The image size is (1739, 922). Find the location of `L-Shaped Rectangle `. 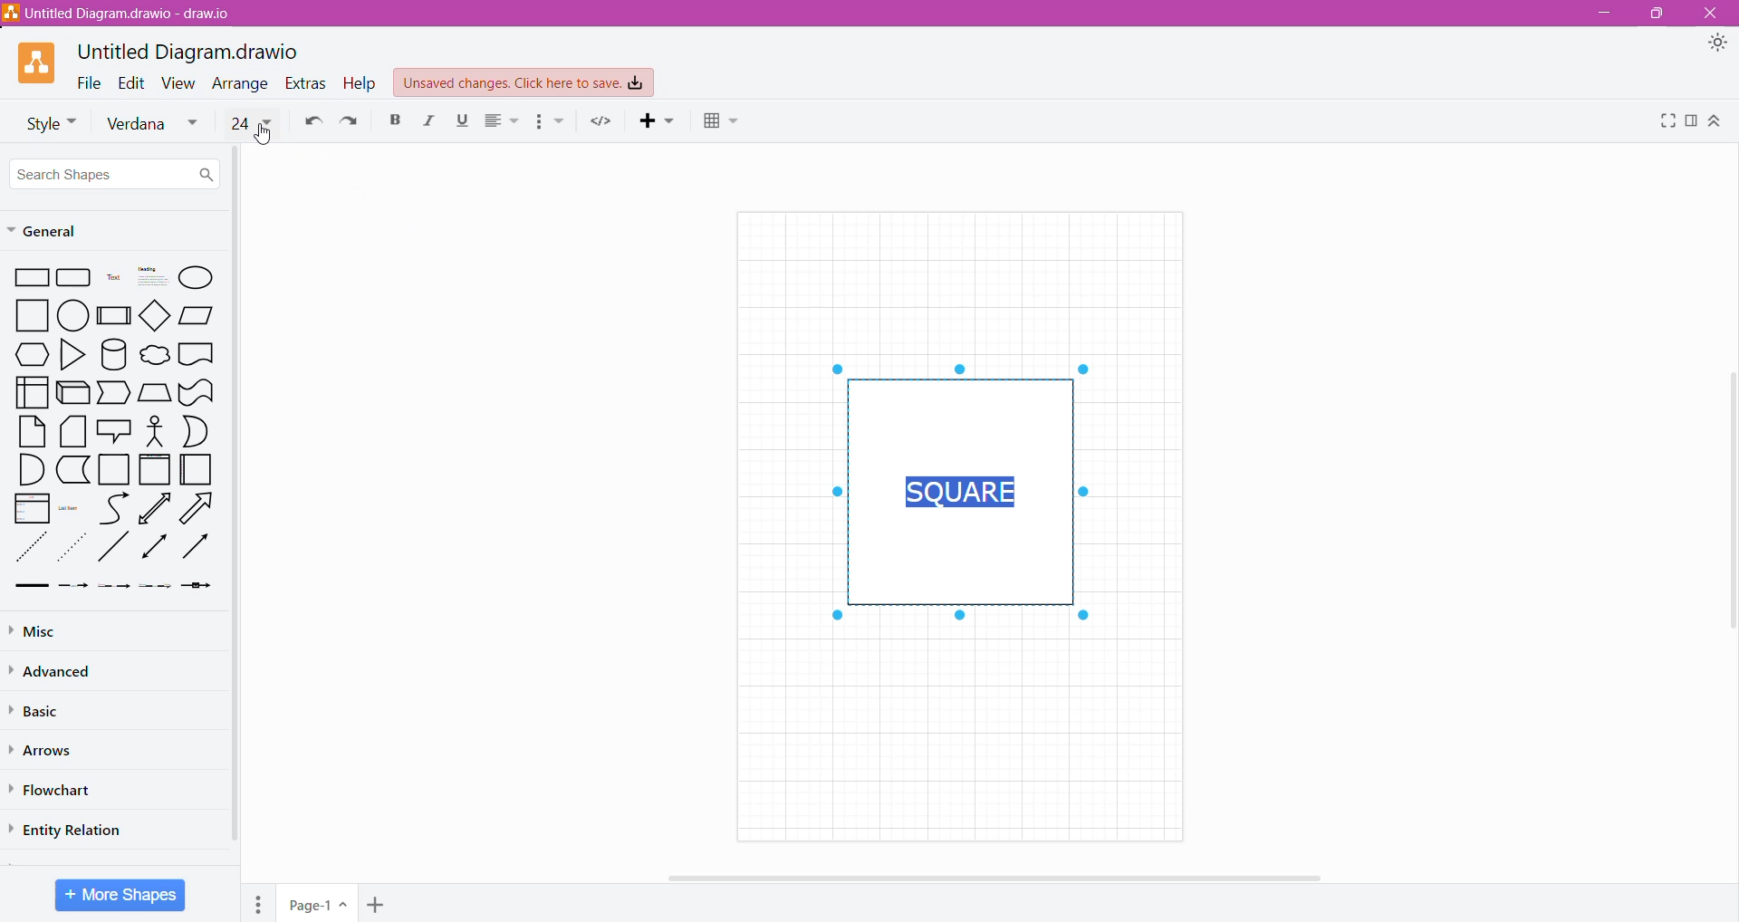

L-Shaped Rectangle  is located at coordinates (72, 471).